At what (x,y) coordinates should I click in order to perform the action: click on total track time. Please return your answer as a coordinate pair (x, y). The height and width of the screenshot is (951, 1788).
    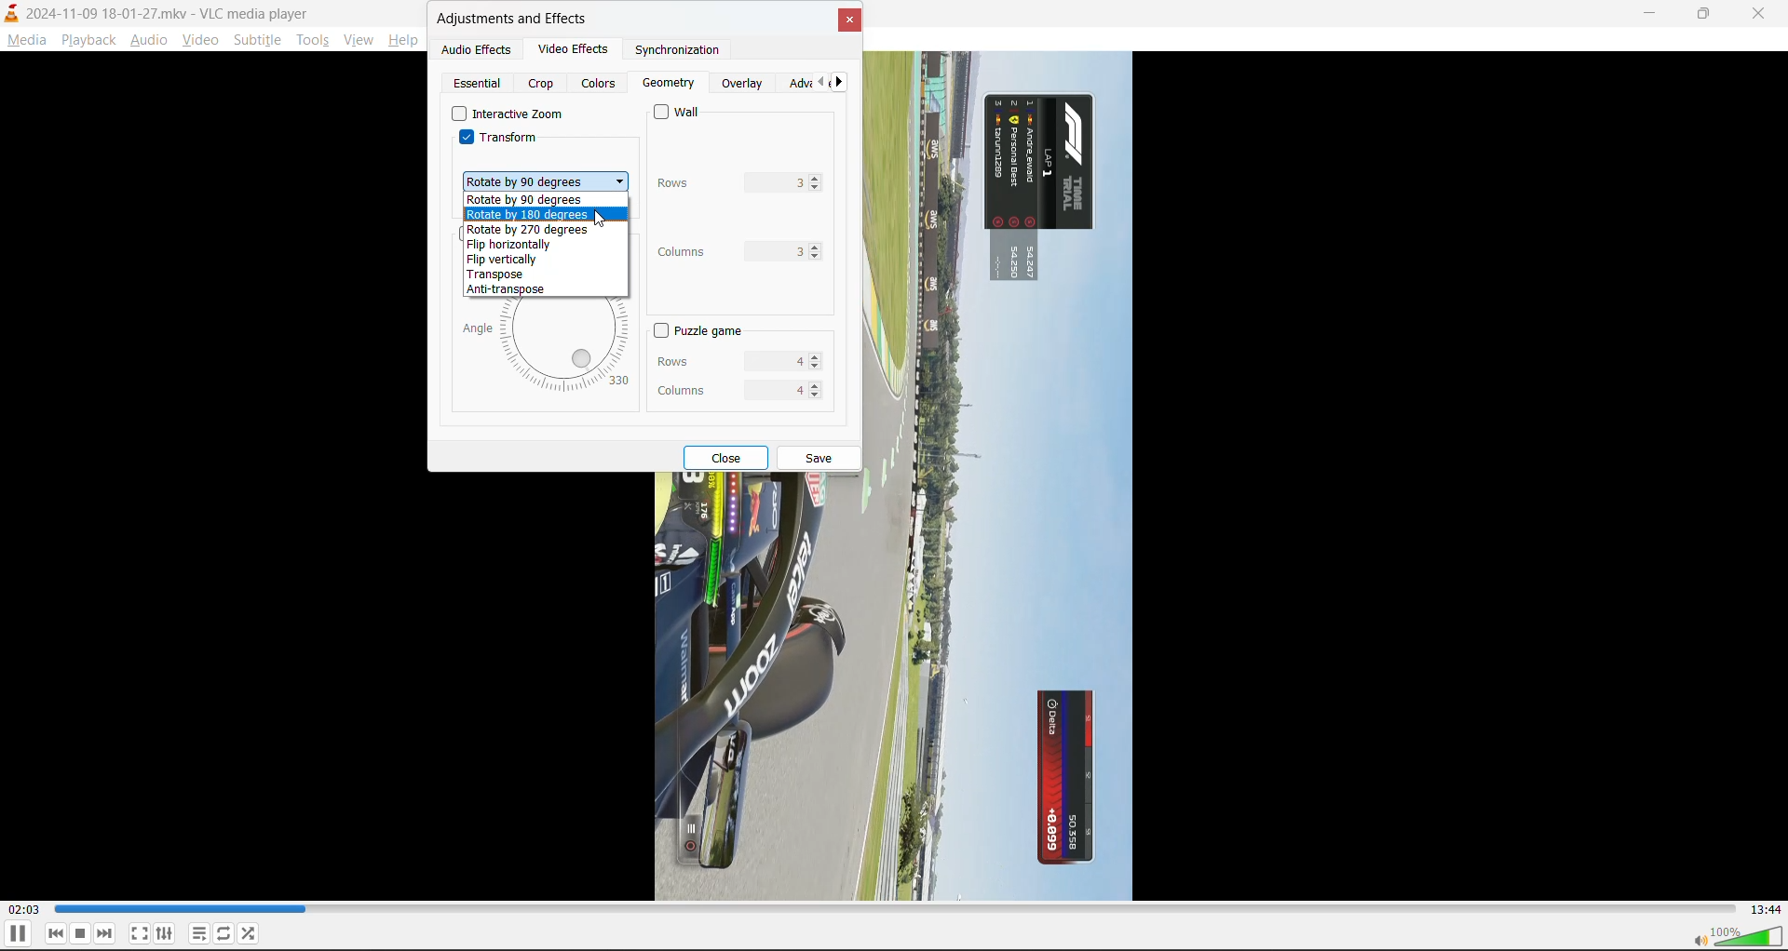
    Looking at the image, I should click on (1761, 907).